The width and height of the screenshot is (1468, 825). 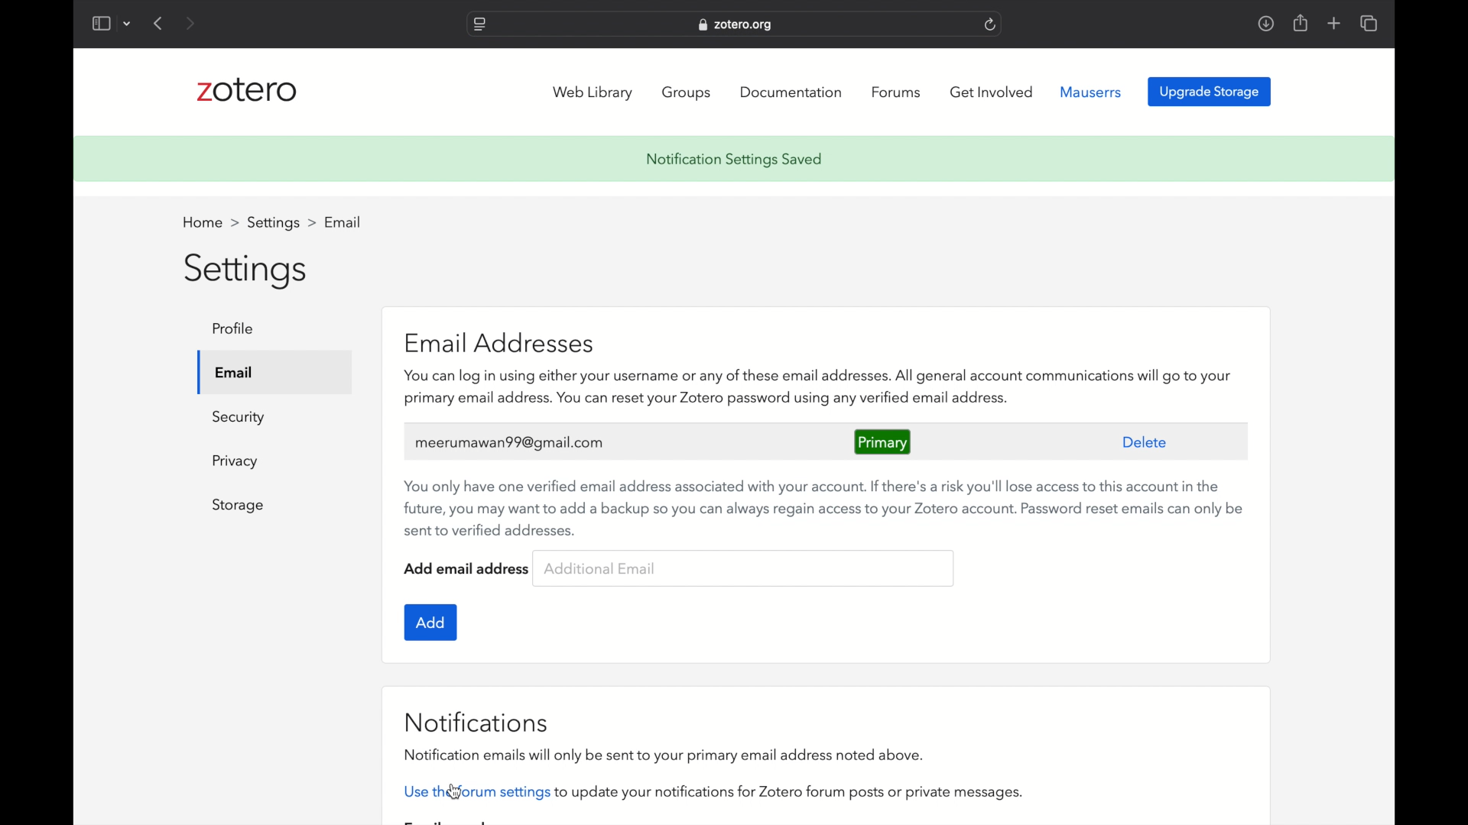 I want to click on website settings, so click(x=479, y=24).